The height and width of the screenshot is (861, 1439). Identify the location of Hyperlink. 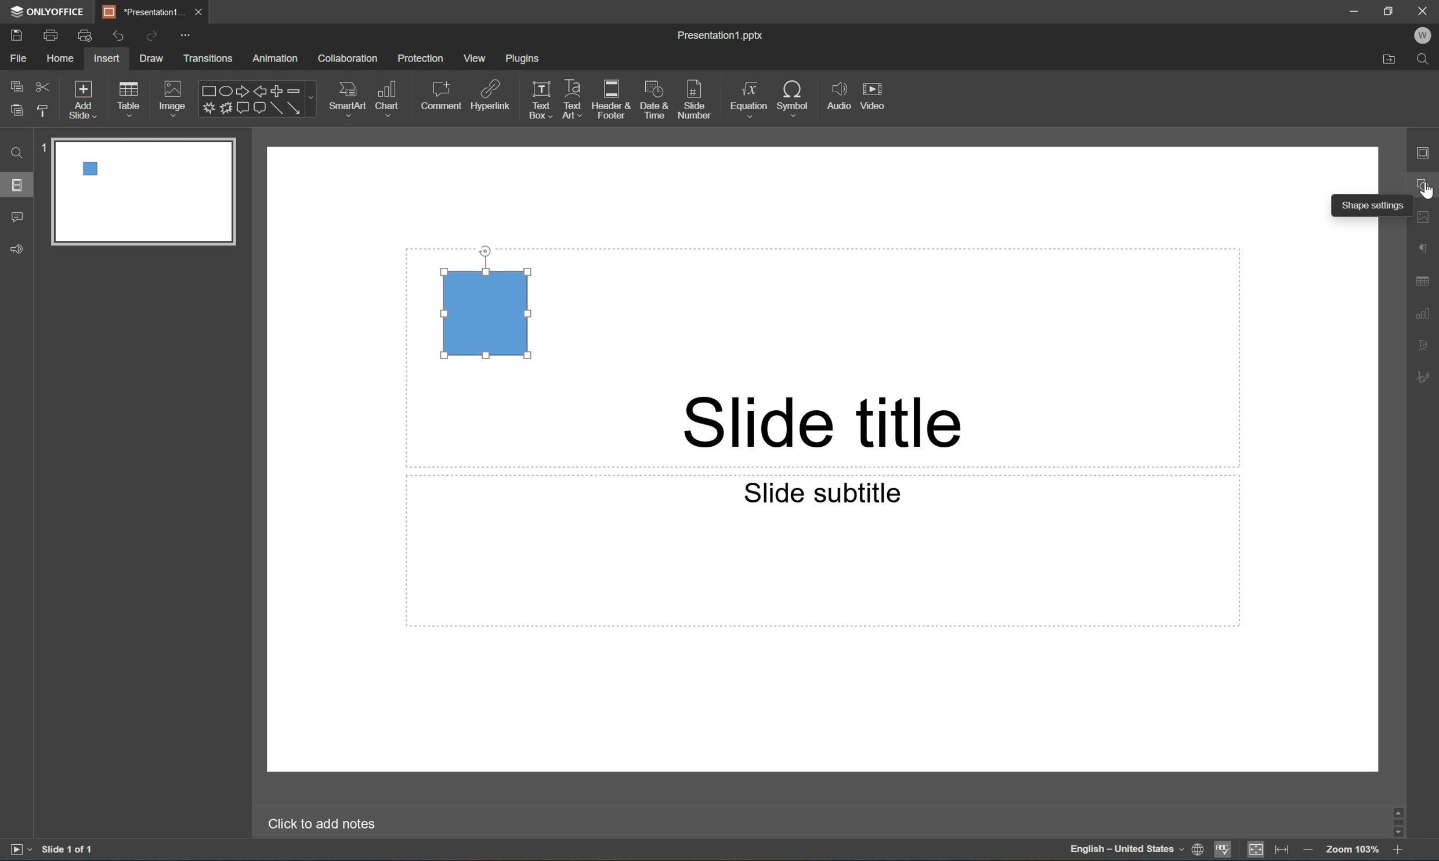
(491, 93).